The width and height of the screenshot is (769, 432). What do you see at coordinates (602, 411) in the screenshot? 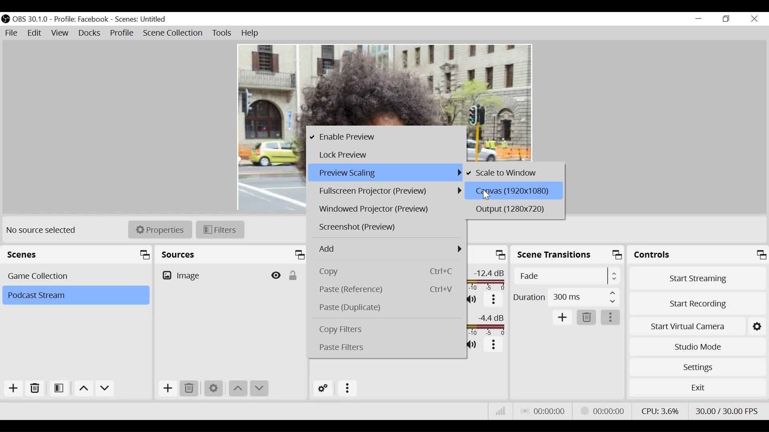
I see `Stream Status` at bounding box center [602, 411].